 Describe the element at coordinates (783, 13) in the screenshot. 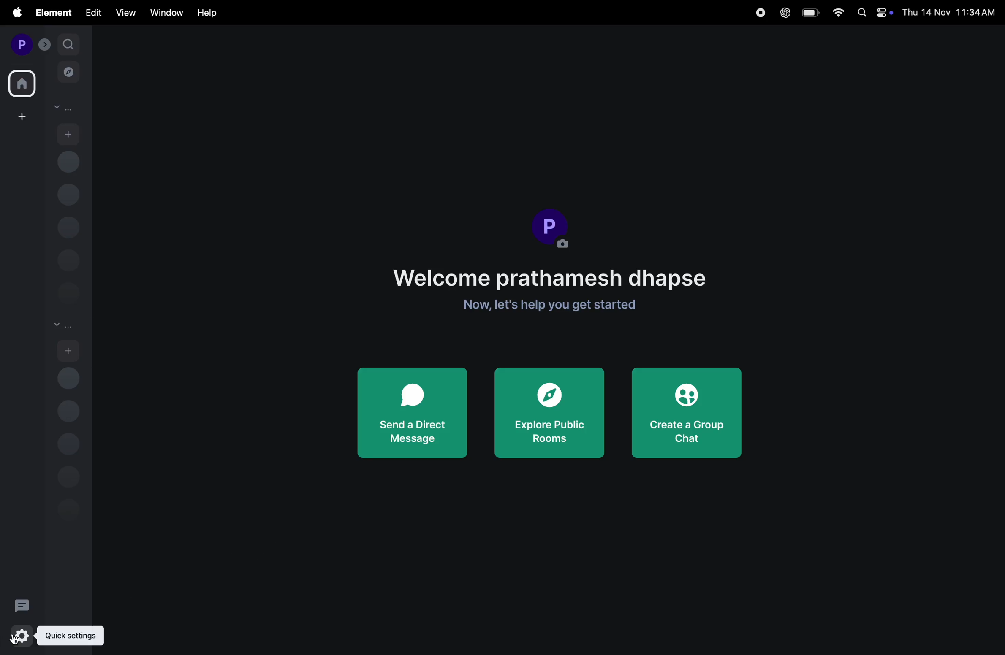

I see `chatgpt` at that location.